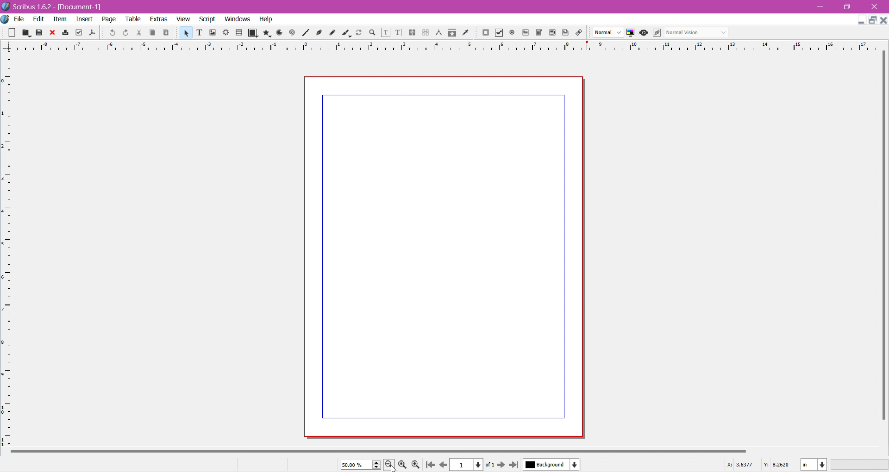 This screenshot has height=472, width=889. Describe the element at coordinates (426, 32) in the screenshot. I see `Unlink Text Frames` at that location.